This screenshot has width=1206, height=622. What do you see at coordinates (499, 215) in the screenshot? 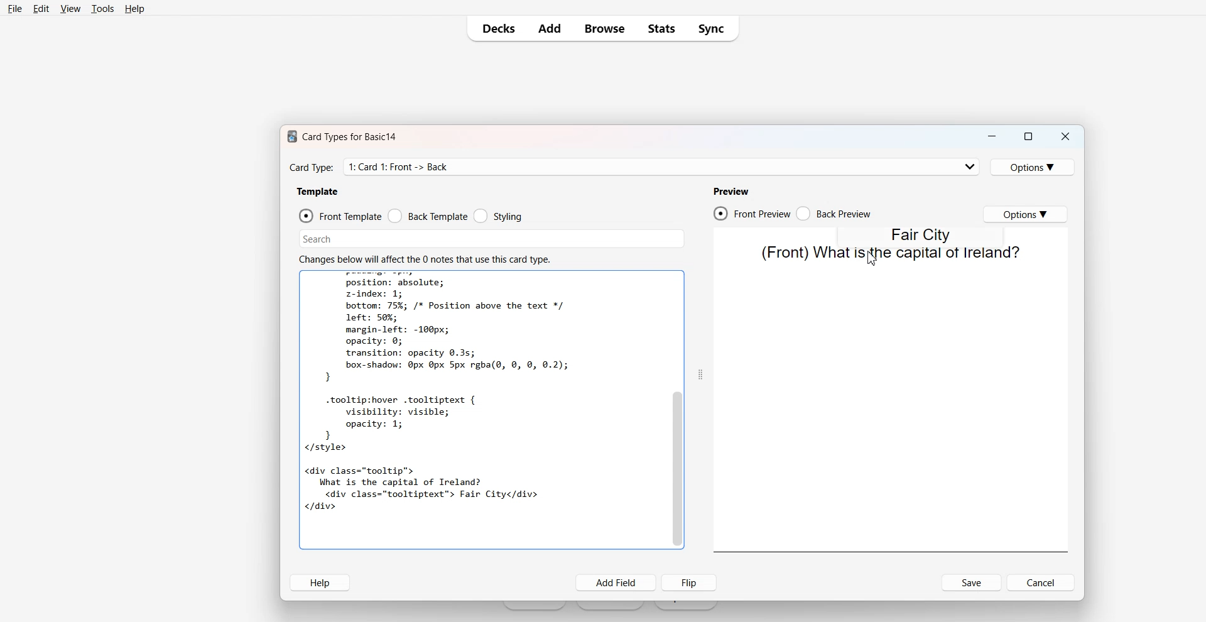
I see `Styling` at bounding box center [499, 215].